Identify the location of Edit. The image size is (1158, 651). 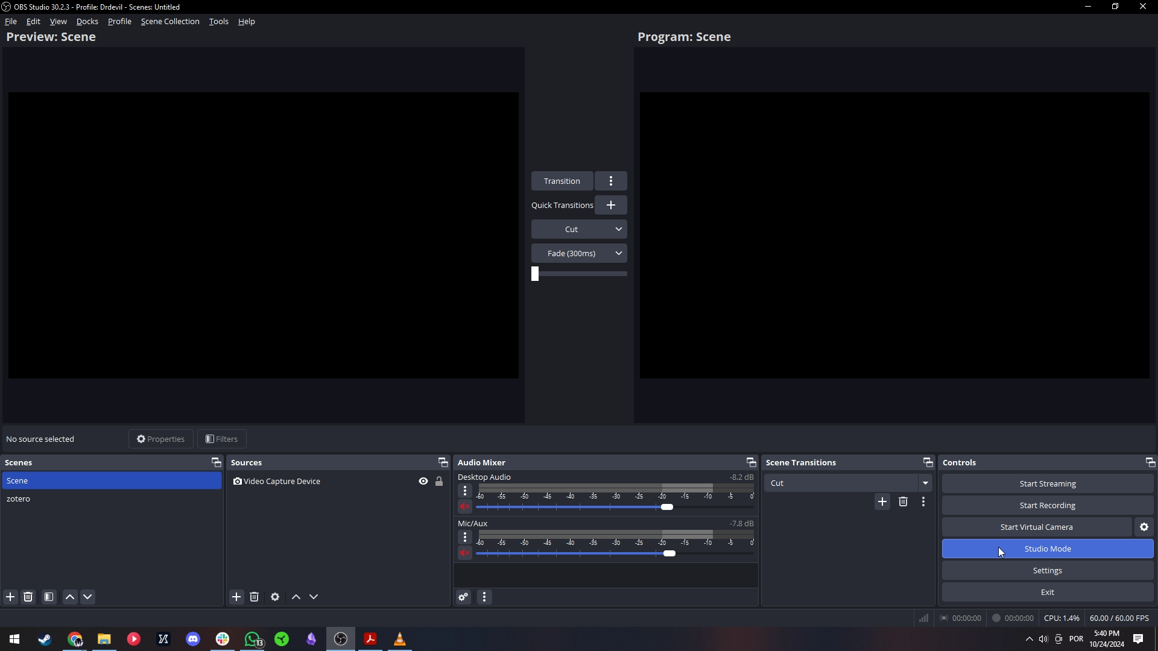
(33, 21).